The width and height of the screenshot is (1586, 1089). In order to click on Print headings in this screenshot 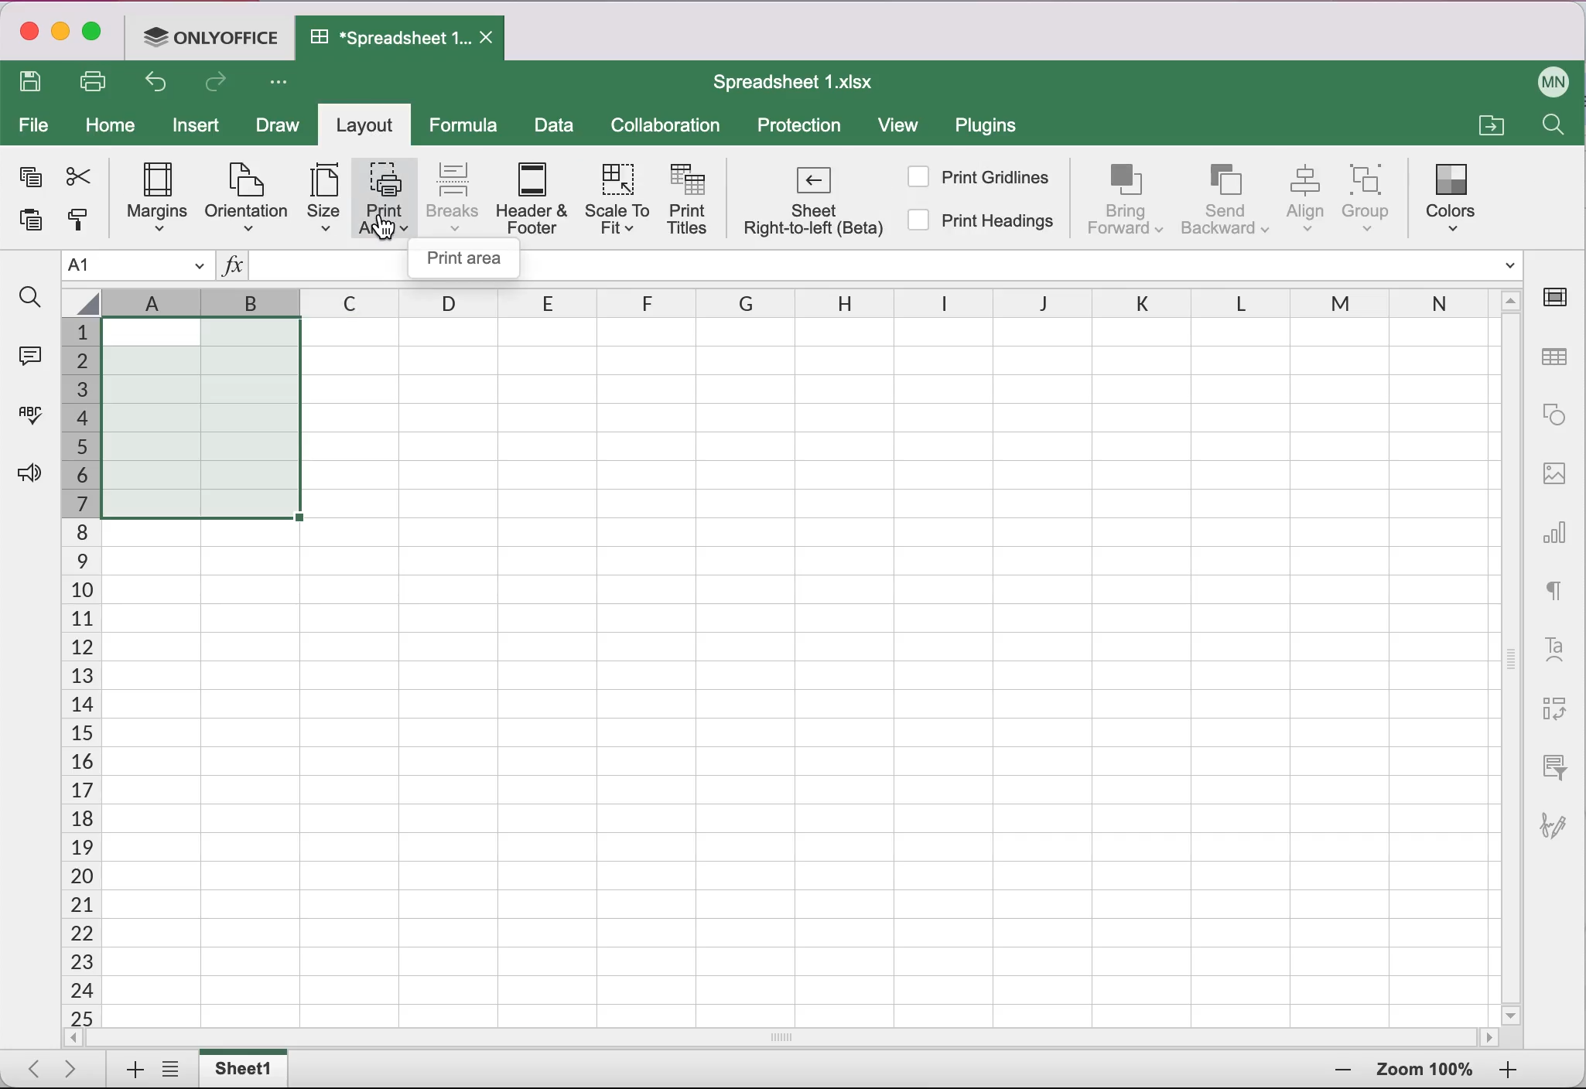, I will do `click(983, 224)`.